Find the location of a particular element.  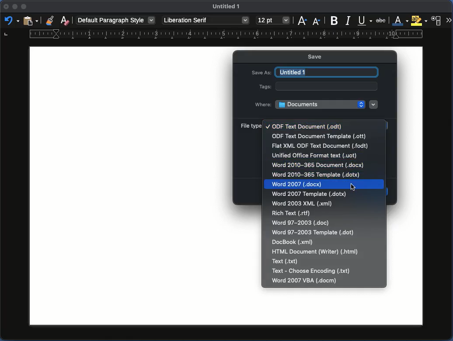

Tags is located at coordinates (265, 86).